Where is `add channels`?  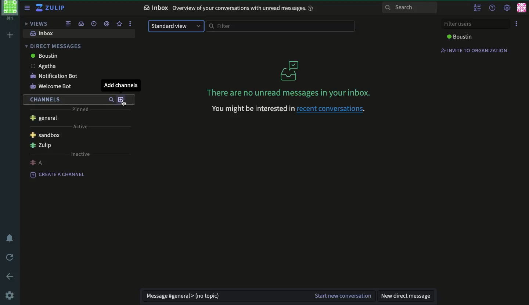 add channels is located at coordinates (122, 100).